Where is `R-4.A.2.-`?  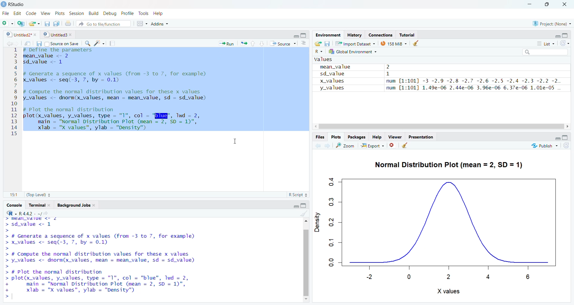
R-4.A.2.- is located at coordinates (31, 213).